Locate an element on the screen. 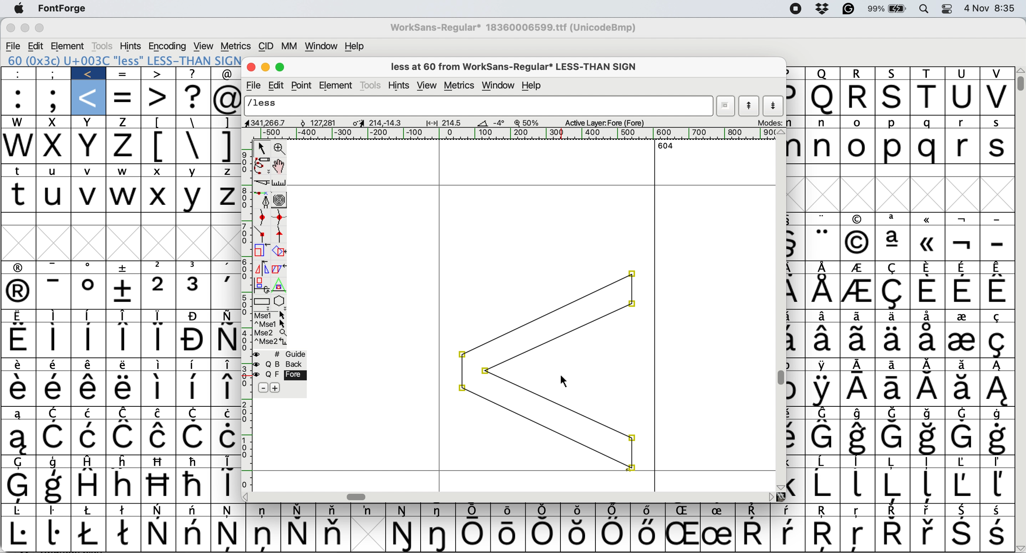 The height and width of the screenshot is (553, 1026). Symbol is located at coordinates (264, 510).